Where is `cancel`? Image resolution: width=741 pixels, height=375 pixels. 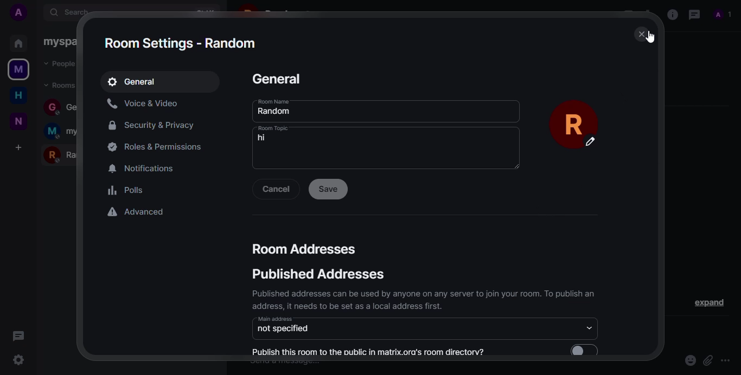 cancel is located at coordinates (277, 189).